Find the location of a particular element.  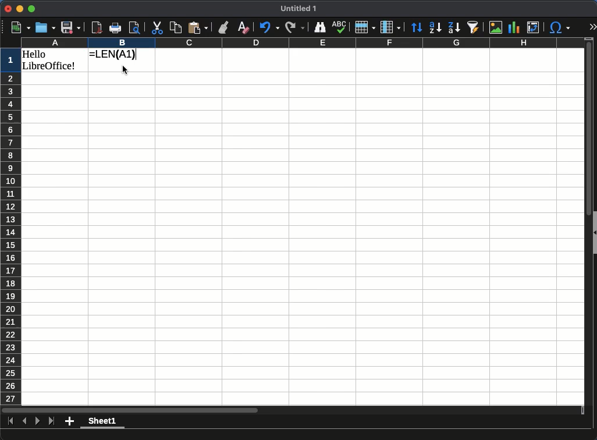

spell check is located at coordinates (339, 26).